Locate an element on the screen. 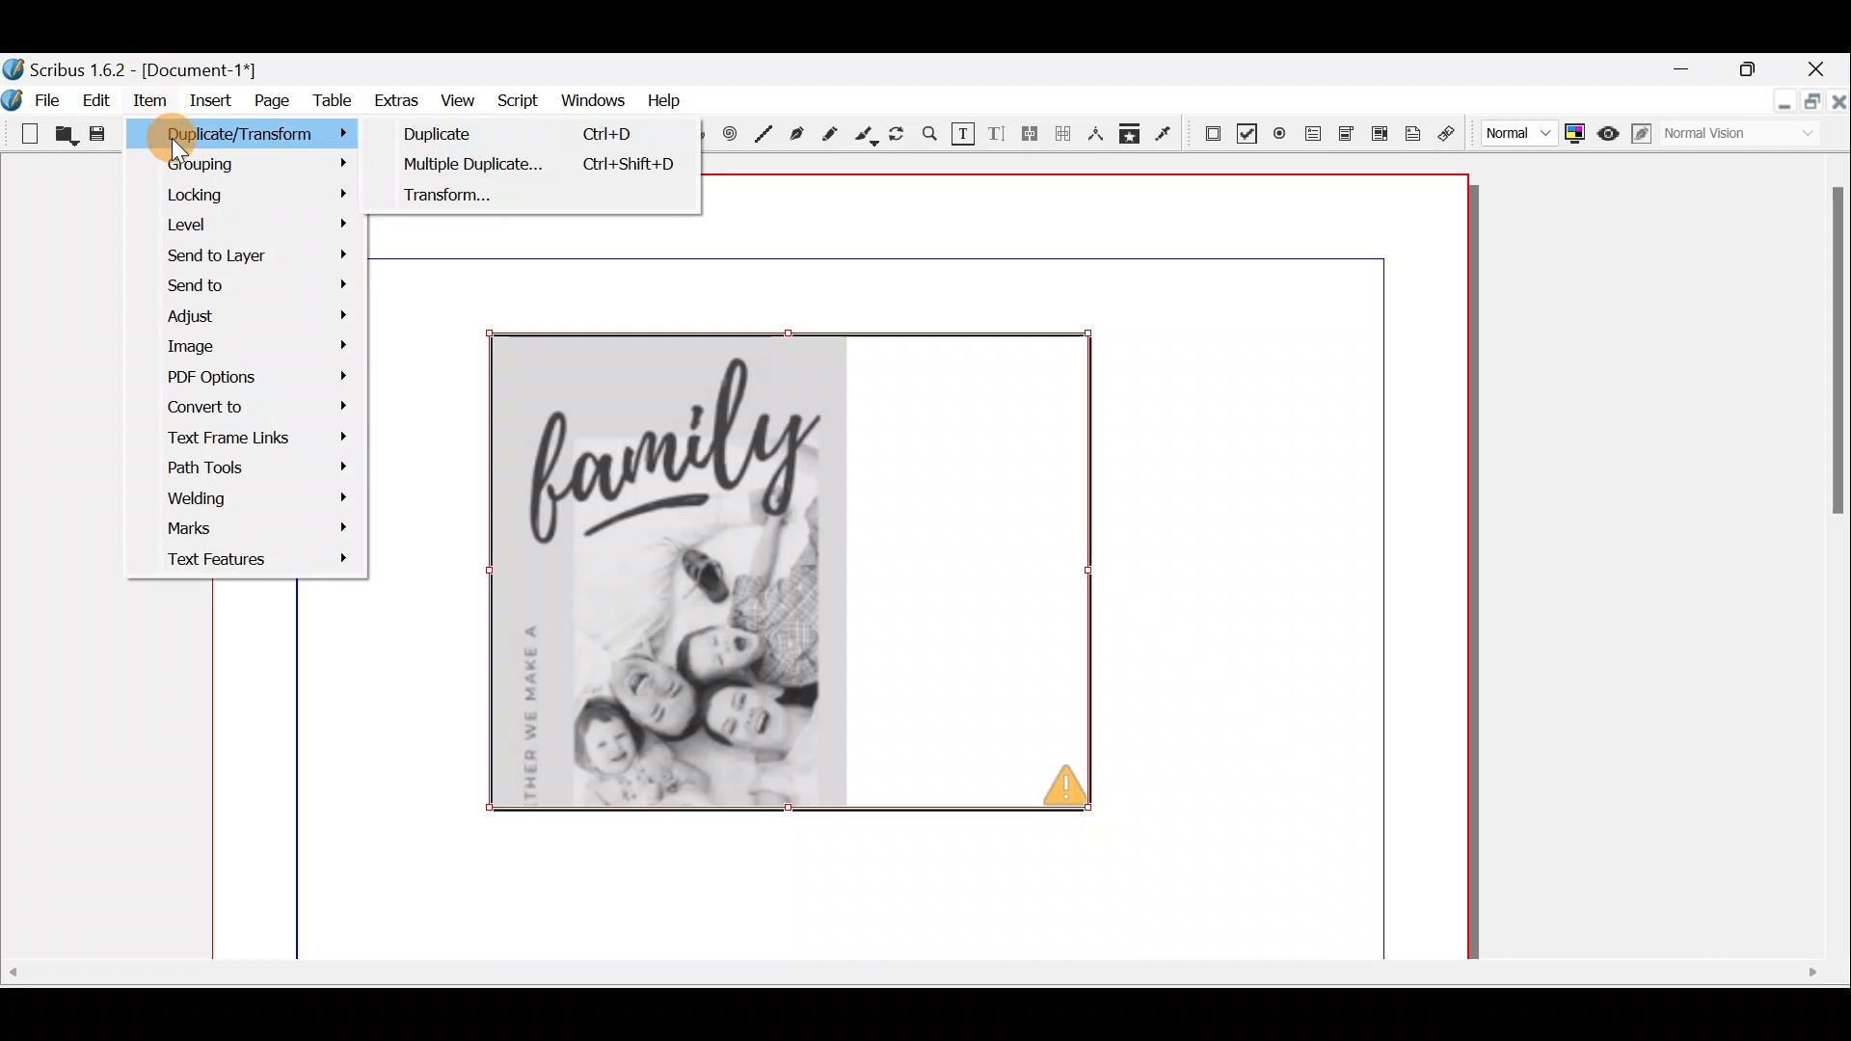  Send to is located at coordinates (253, 287).